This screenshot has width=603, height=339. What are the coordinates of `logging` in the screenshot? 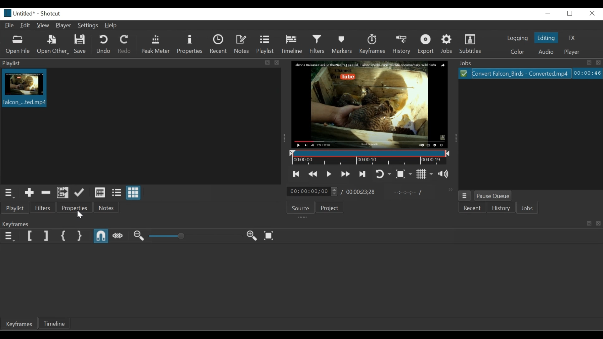 It's located at (517, 39).